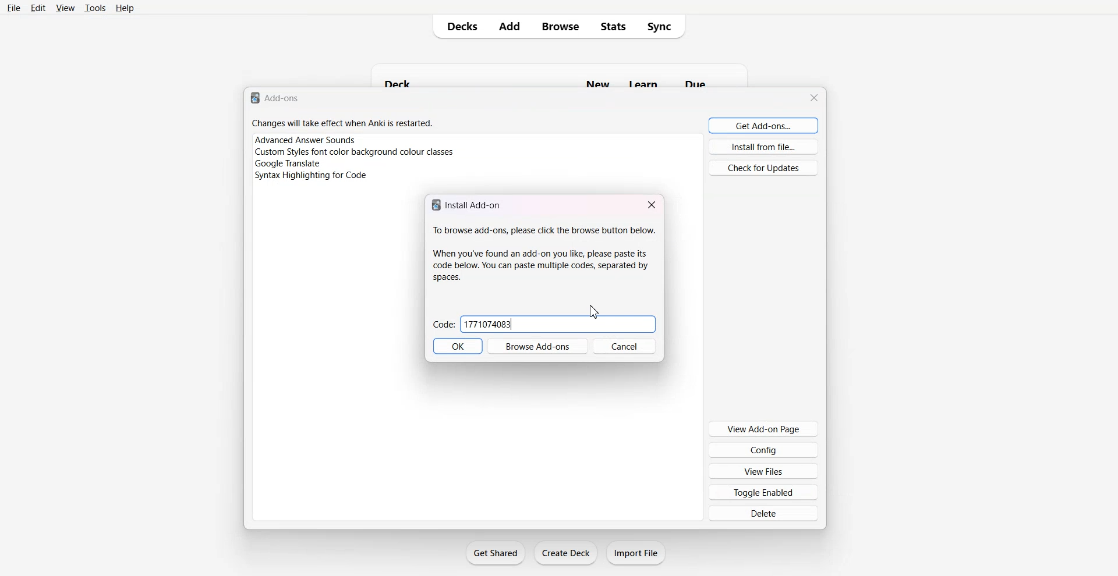 The height and width of the screenshot is (576, 1118). I want to click on advanced answer sounds, so click(306, 140).